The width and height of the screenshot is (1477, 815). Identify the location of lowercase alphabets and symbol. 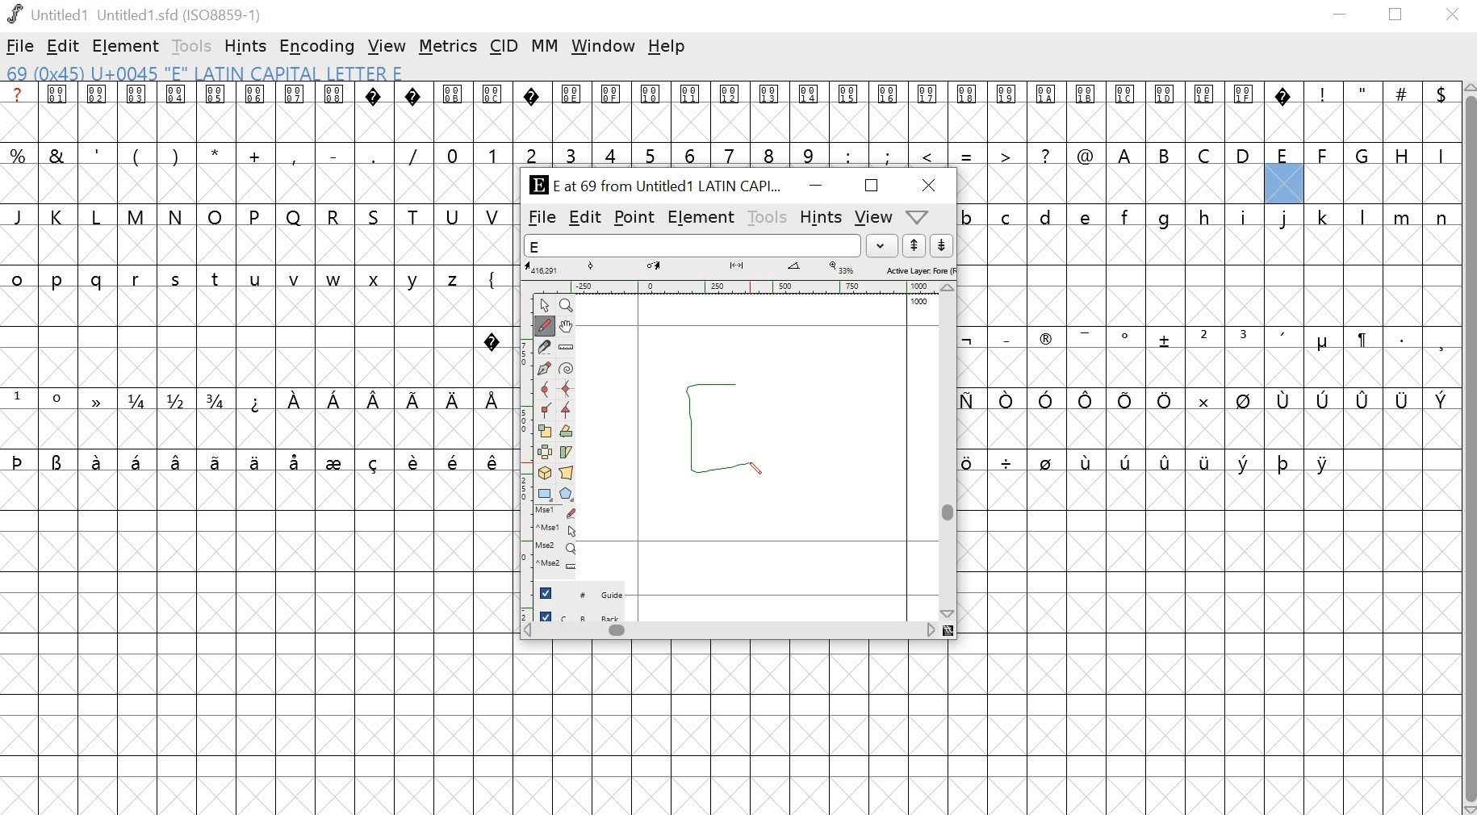
(256, 279).